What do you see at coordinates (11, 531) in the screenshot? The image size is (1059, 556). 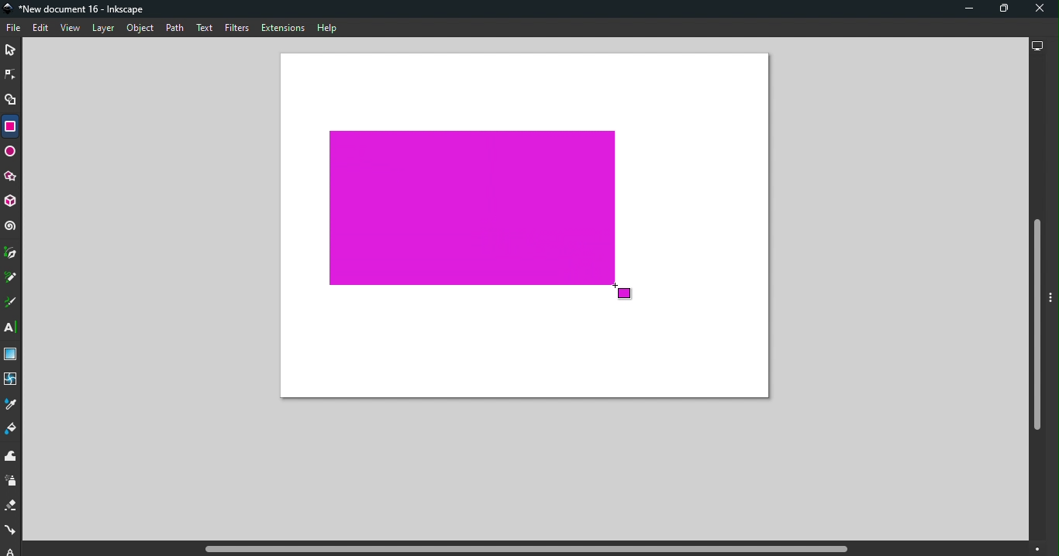 I see `Connector tool` at bounding box center [11, 531].